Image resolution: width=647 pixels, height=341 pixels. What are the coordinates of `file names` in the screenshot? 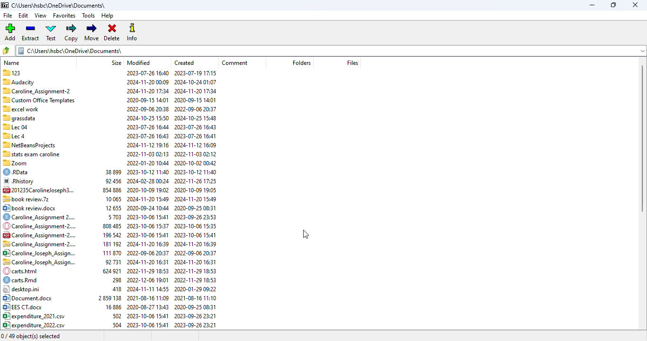 It's located at (38, 267).